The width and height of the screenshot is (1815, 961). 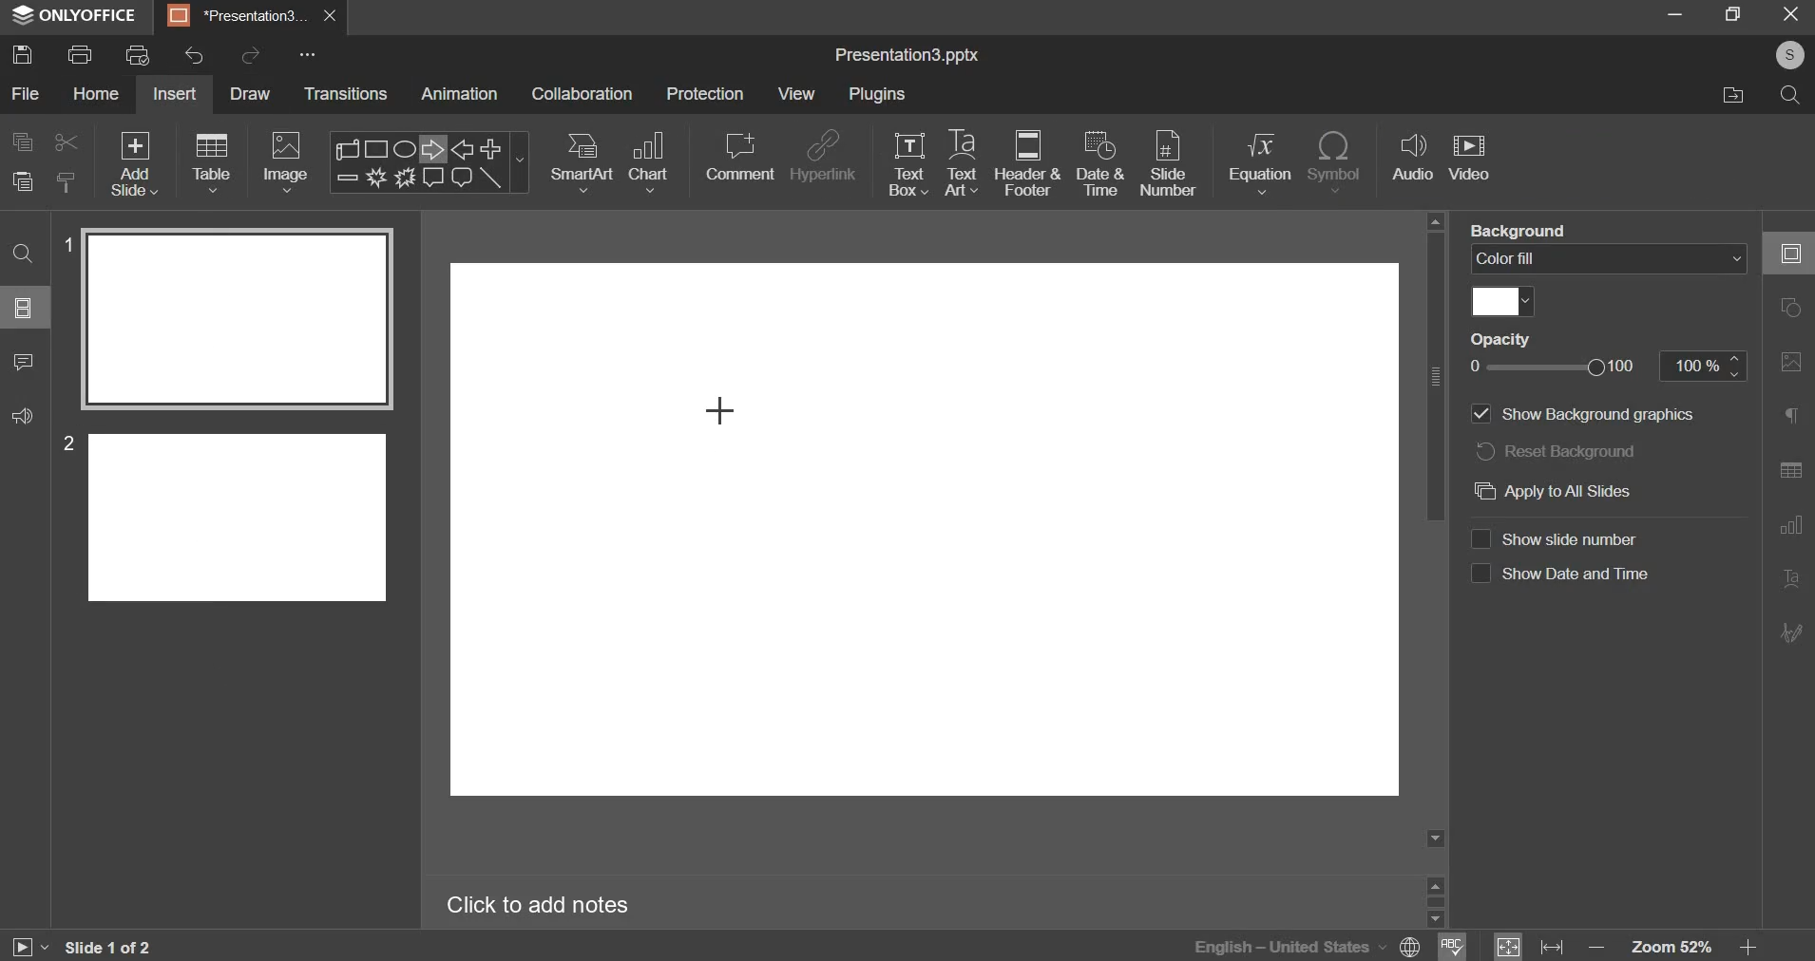 What do you see at coordinates (255, 96) in the screenshot?
I see `draw` at bounding box center [255, 96].